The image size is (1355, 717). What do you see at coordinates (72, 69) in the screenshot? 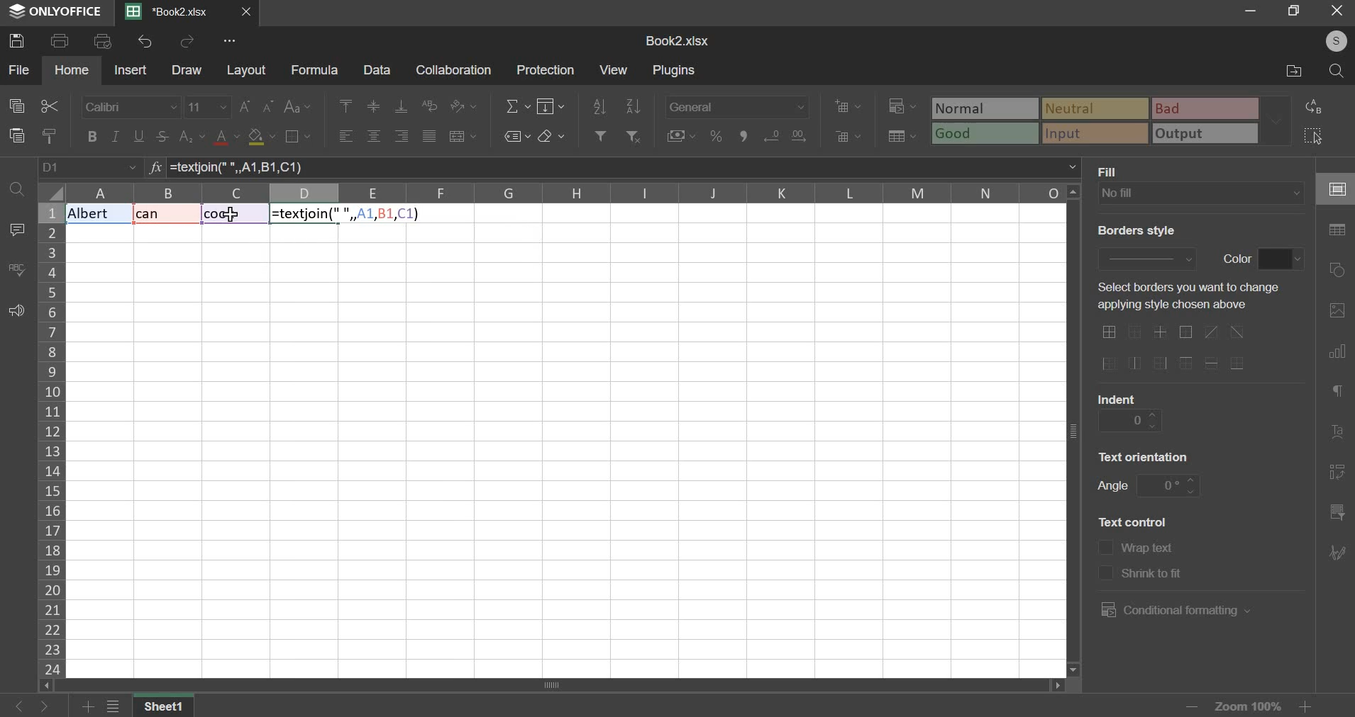
I see `home` at bounding box center [72, 69].